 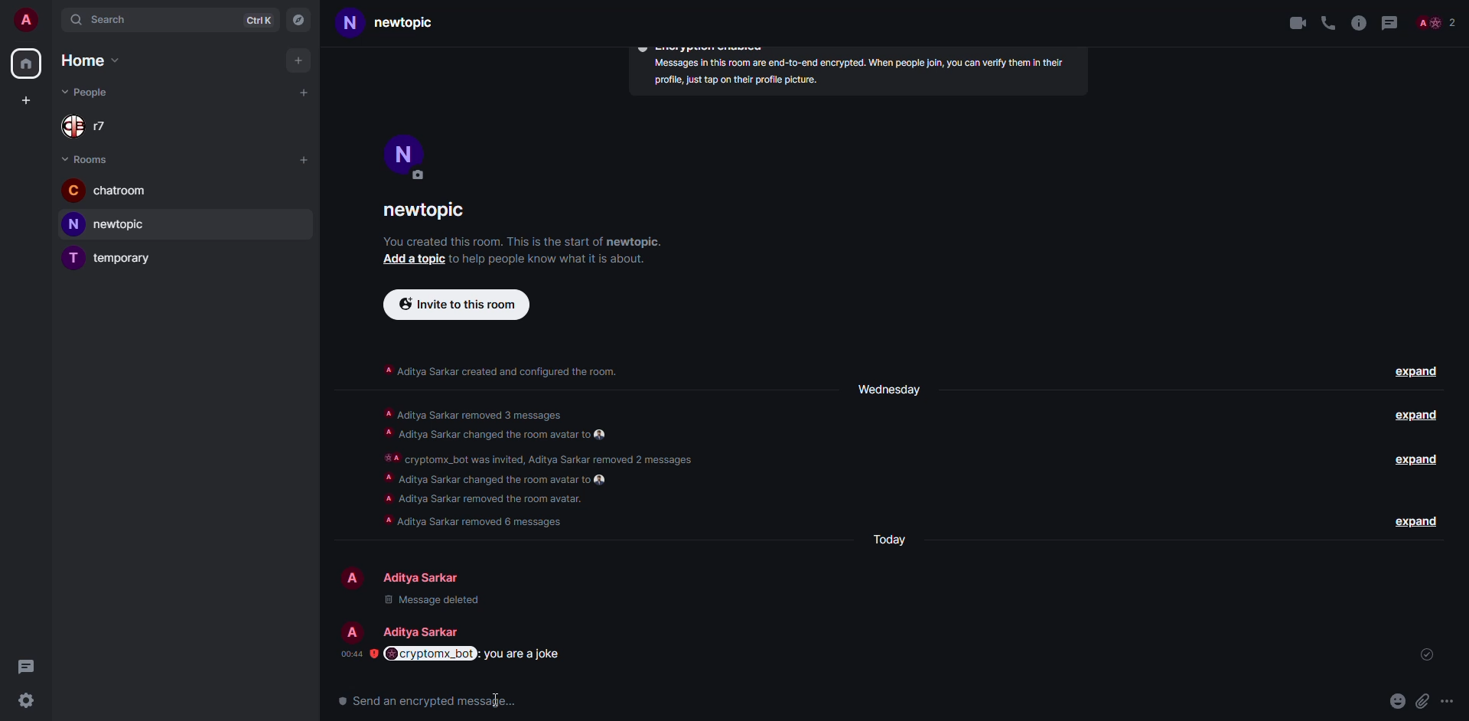 I want to click on info, so click(x=1359, y=22).